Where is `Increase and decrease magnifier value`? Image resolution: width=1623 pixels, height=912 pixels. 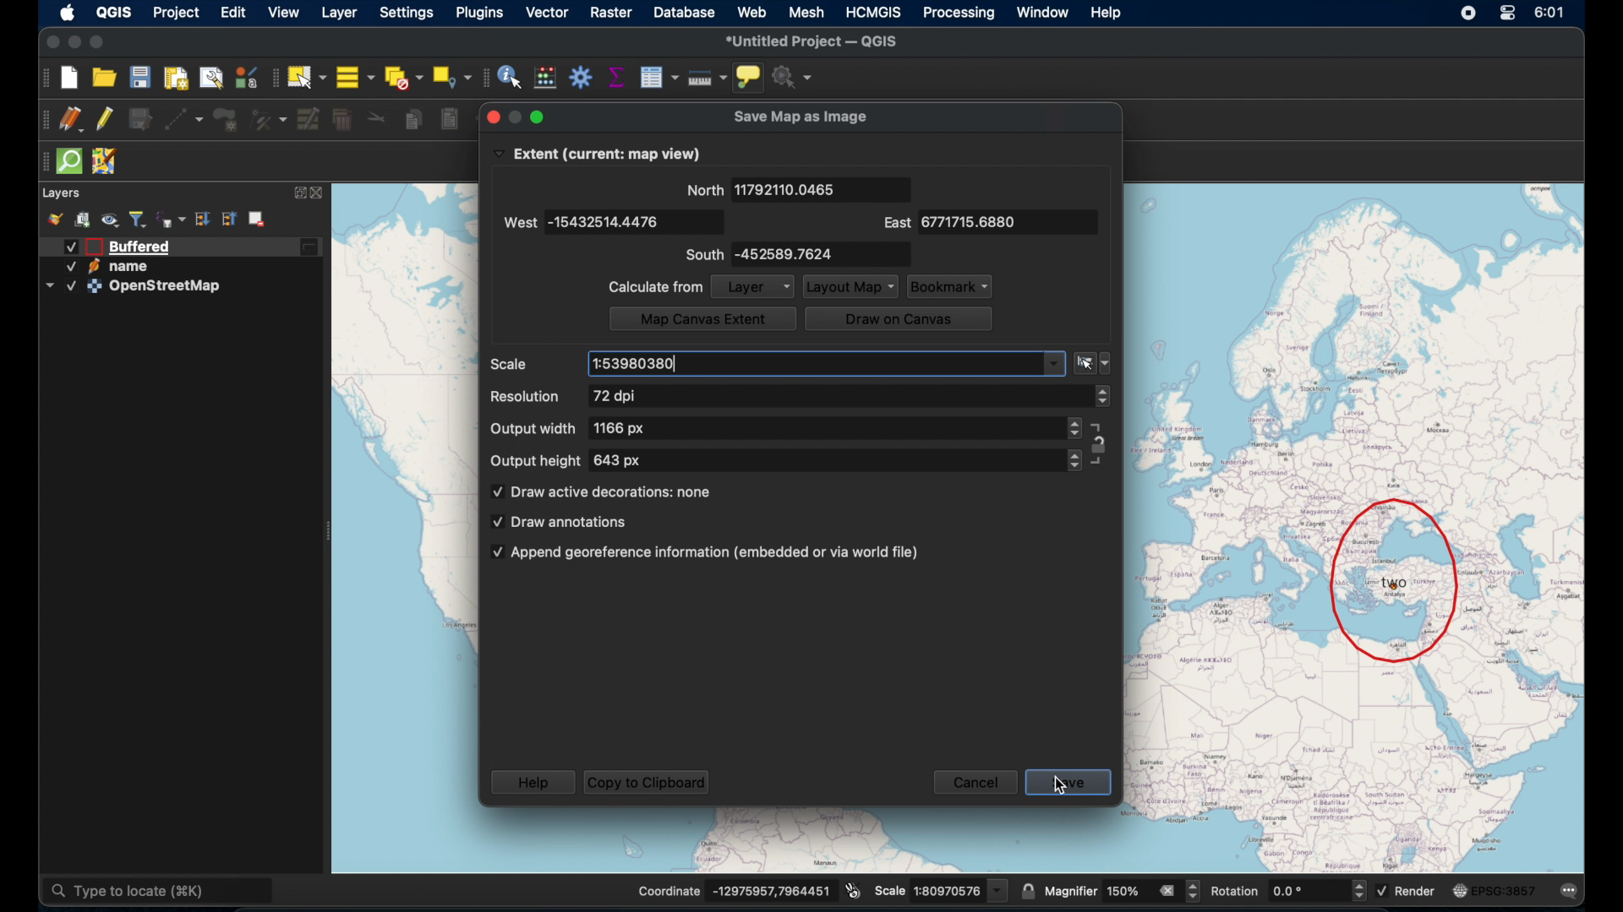
Increase and decrease magnifier value is located at coordinates (1194, 891).